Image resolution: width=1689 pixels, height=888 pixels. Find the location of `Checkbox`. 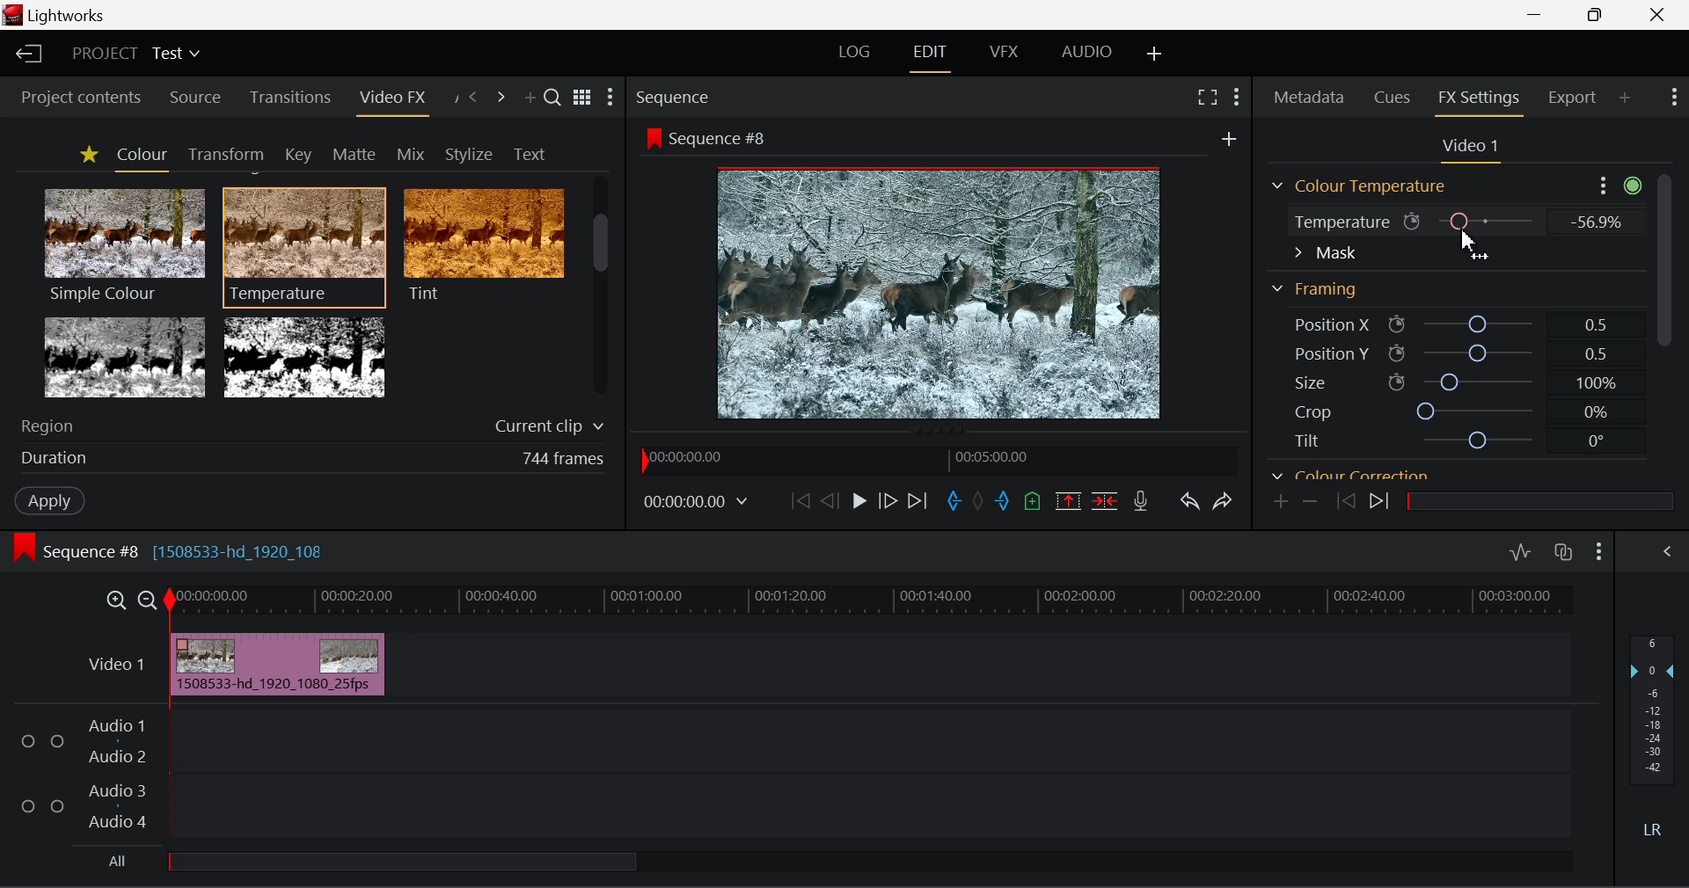

Checkbox is located at coordinates (28, 804).